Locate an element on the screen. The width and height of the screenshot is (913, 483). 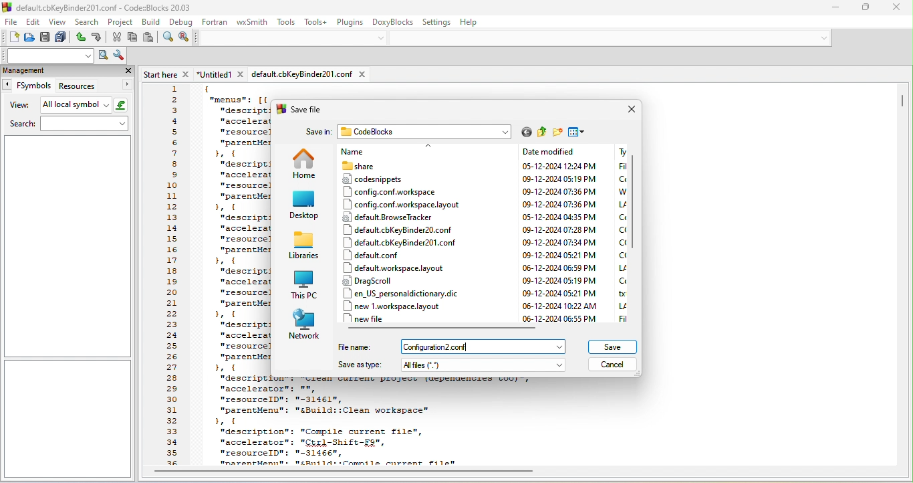
all local symbol is located at coordinates (85, 106).